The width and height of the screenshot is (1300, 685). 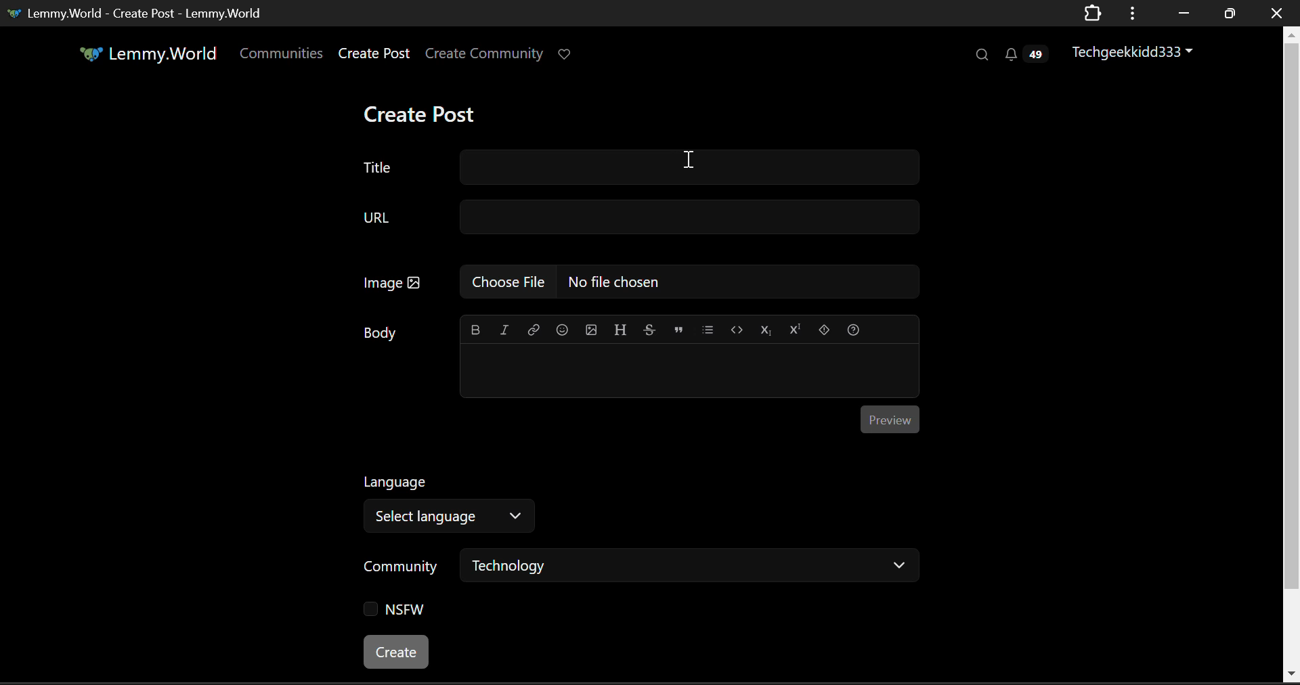 I want to click on Insert Emoji, so click(x=562, y=330).